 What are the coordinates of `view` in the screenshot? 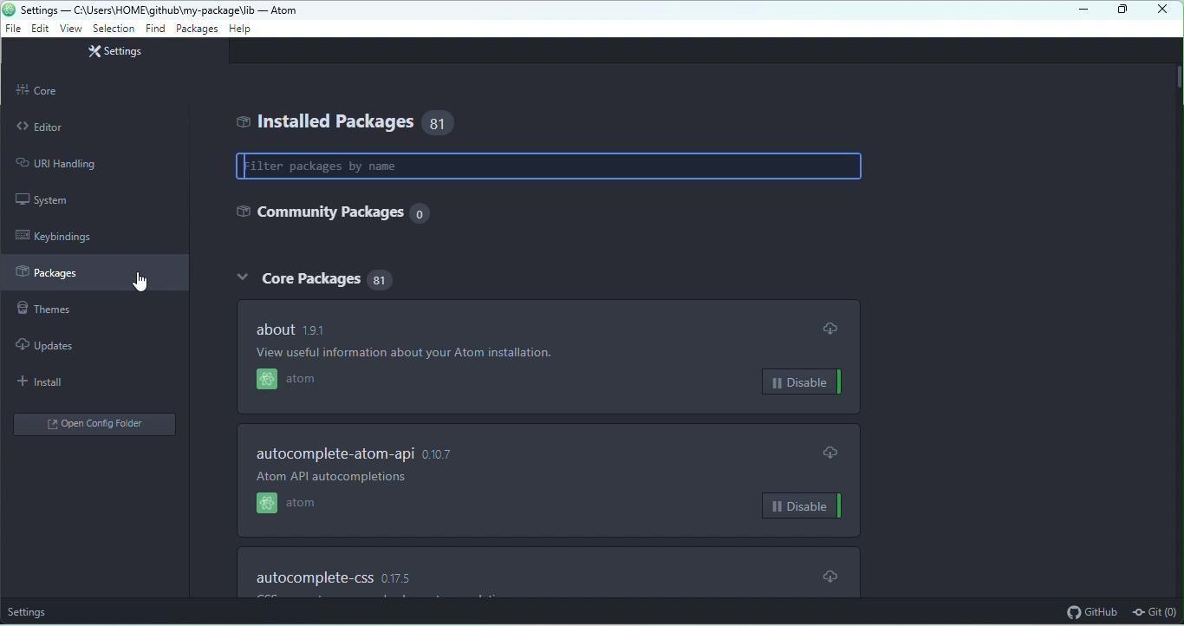 It's located at (68, 29).